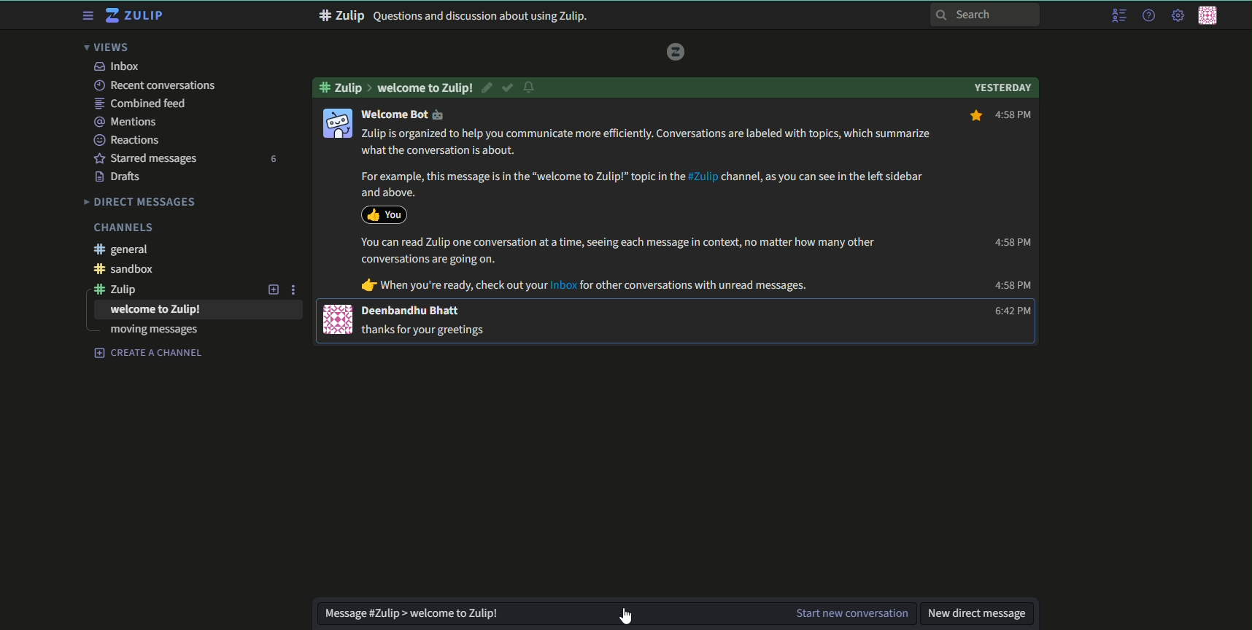 This screenshot has height=630, width=1252. What do you see at coordinates (509, 87) in the screenshot?
I see `resolved` at bounding box center [509, 87].